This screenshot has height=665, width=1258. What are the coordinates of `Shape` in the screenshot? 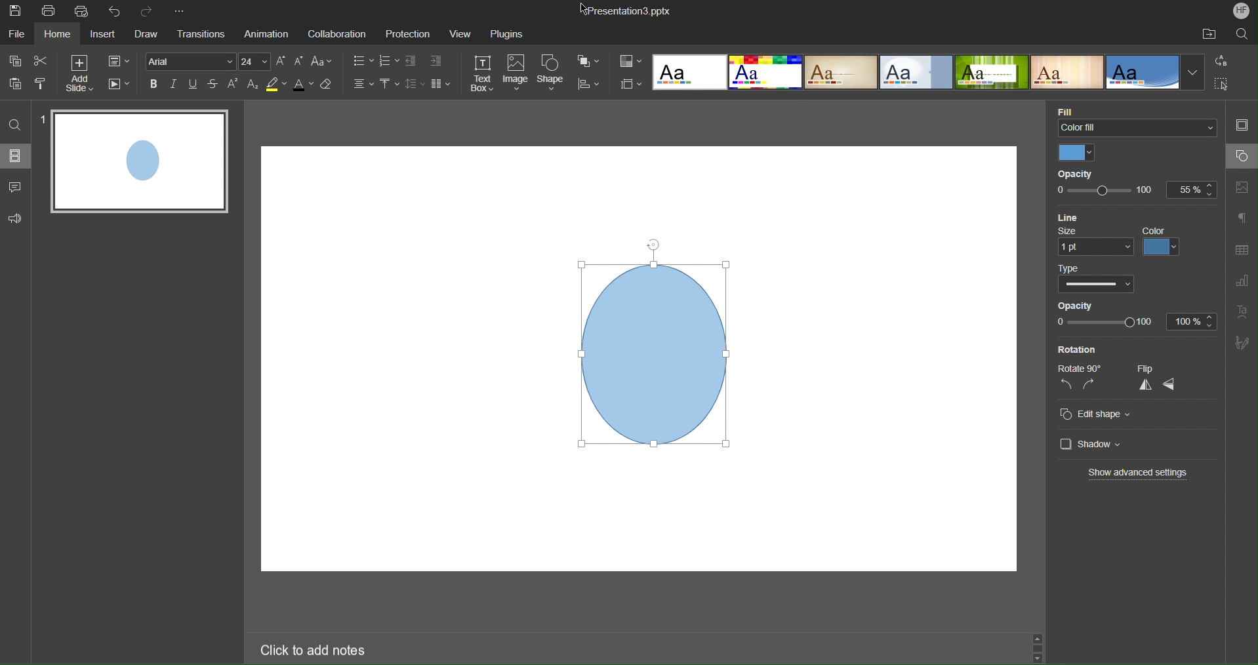 It's located at (553, 74).